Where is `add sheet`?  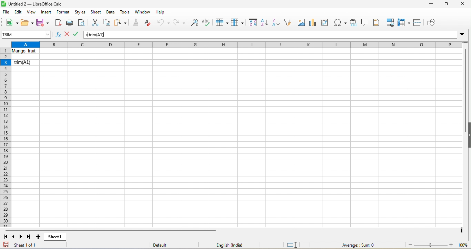 add sheet is located at coordinates (40, 237).